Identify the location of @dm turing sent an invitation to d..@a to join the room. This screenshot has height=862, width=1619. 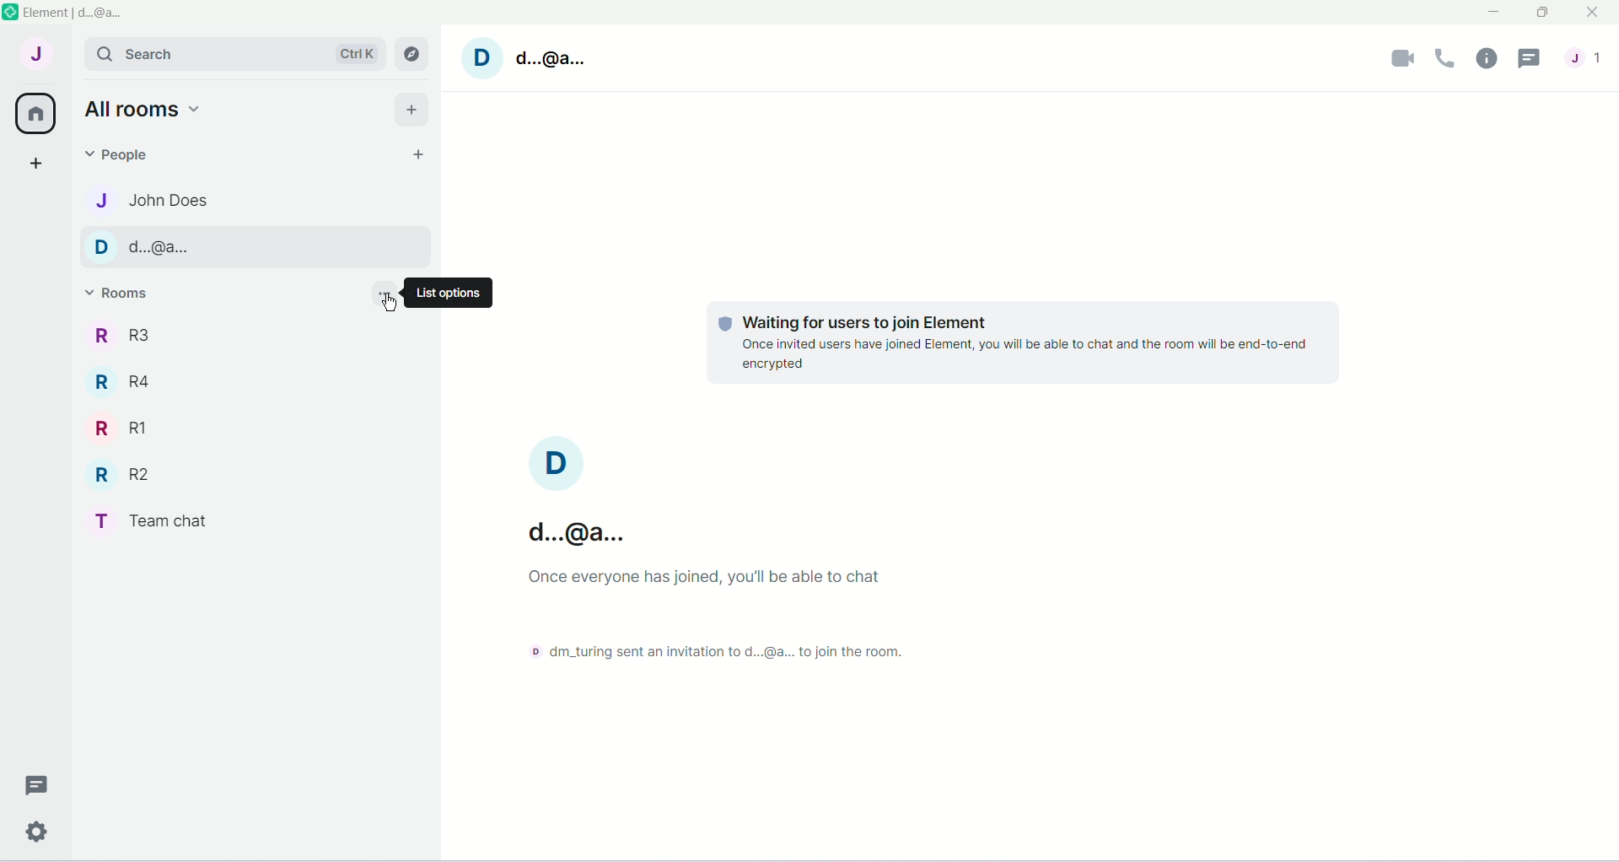
(714, 655).